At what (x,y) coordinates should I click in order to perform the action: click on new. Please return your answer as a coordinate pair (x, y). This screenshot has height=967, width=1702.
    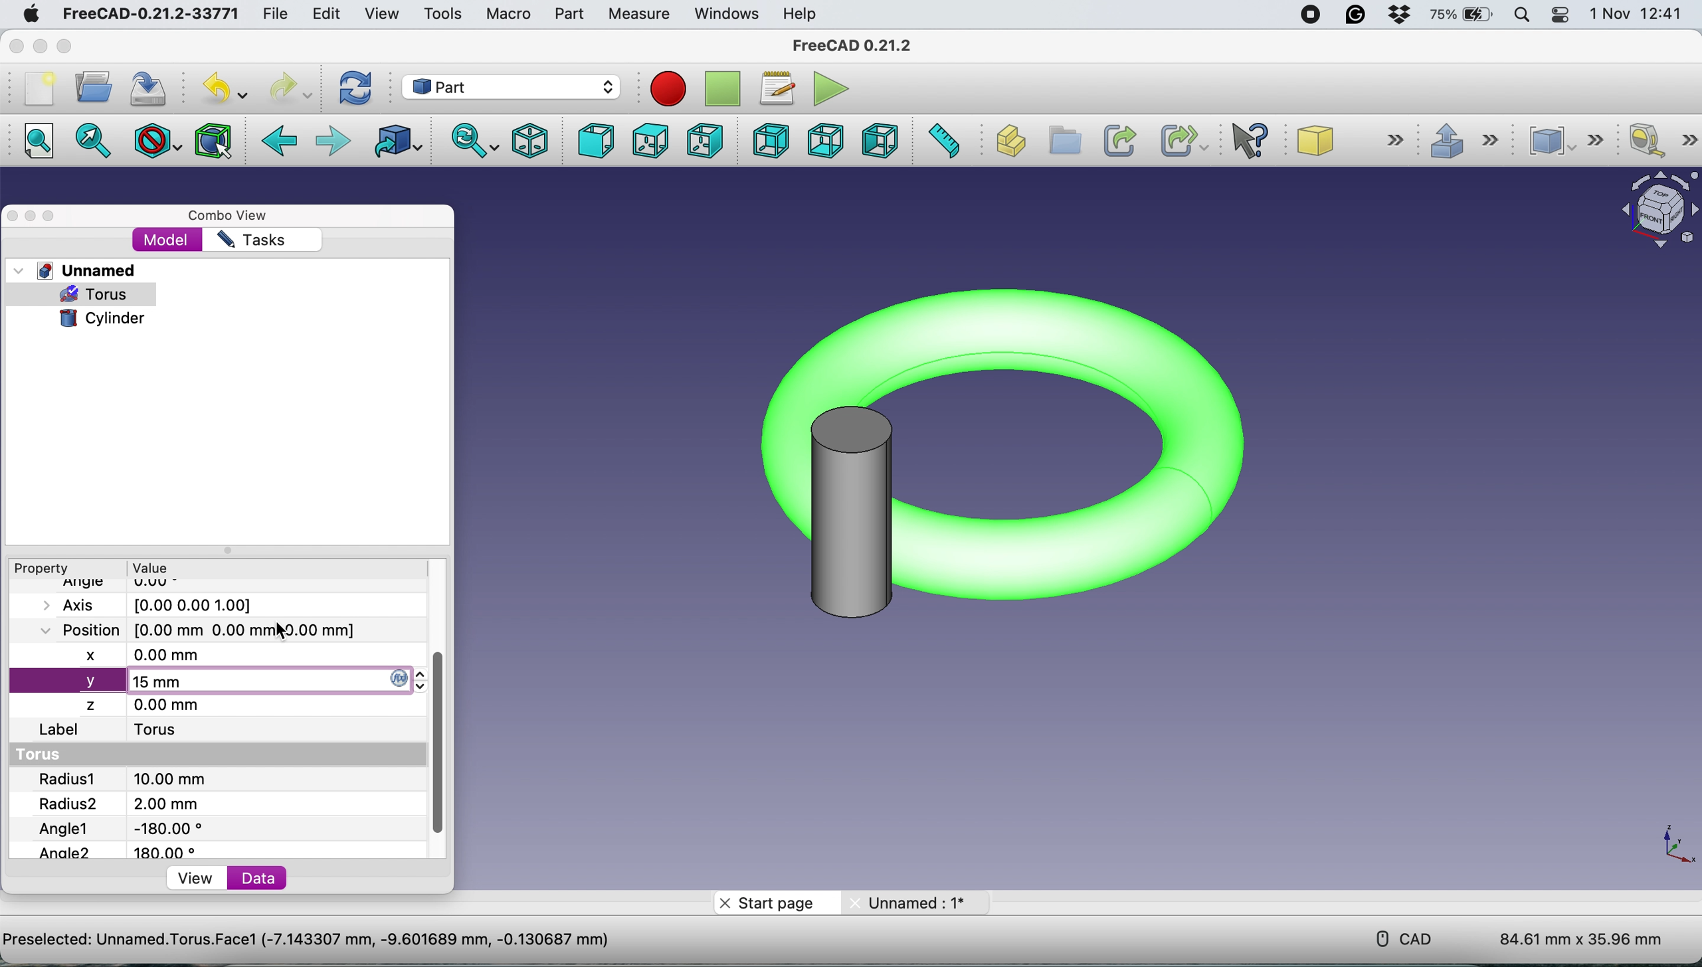
    Looking at the image, I should click on (39, 88).